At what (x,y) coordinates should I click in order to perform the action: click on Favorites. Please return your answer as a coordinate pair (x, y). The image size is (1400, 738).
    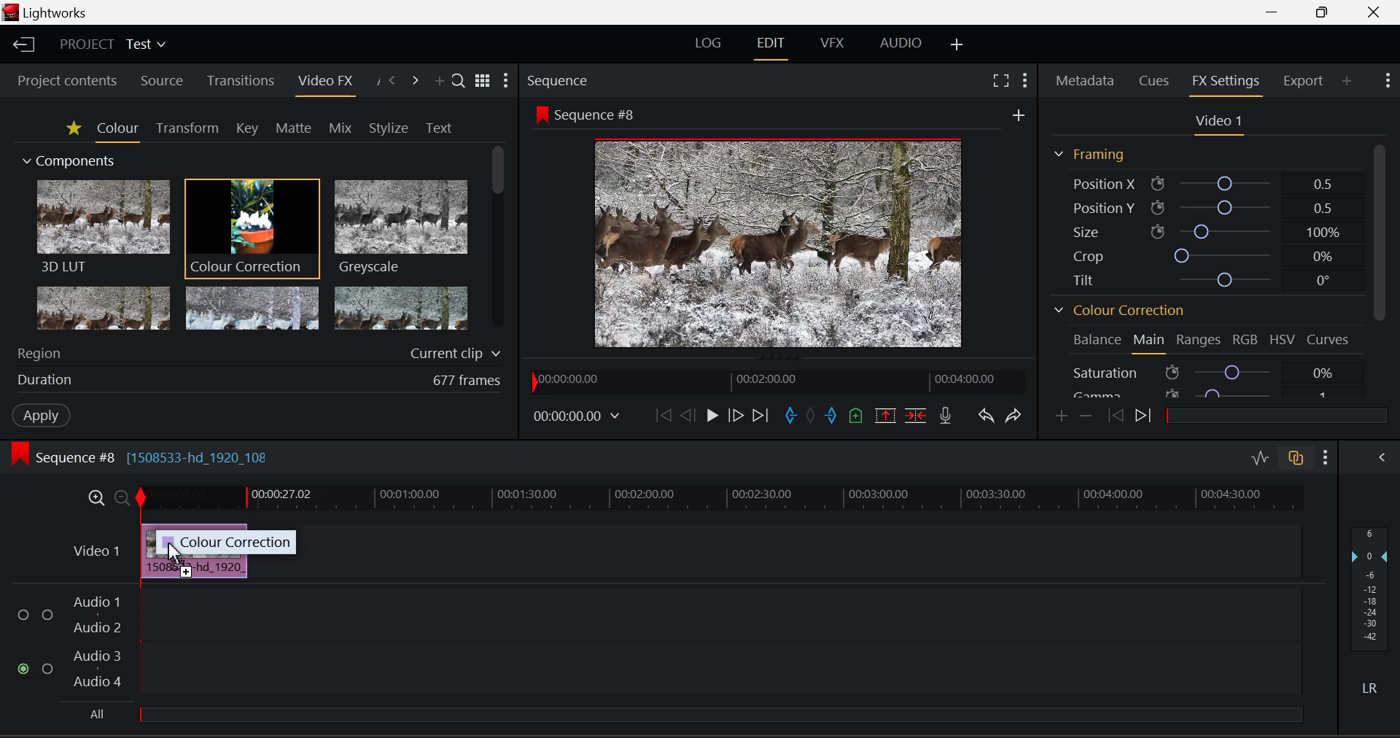
    Looking at the image, I should click on (71, 128).